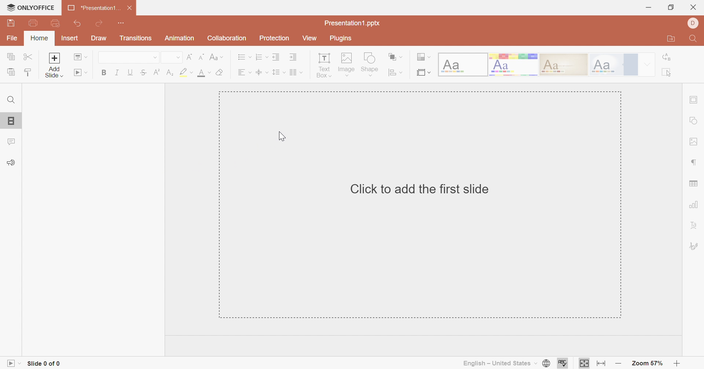 The height and width of the screenshot is (369, 704). What do you see at coordinates (310, 38) in the screenshot?
I see `View` at bounding box center [310, 38].